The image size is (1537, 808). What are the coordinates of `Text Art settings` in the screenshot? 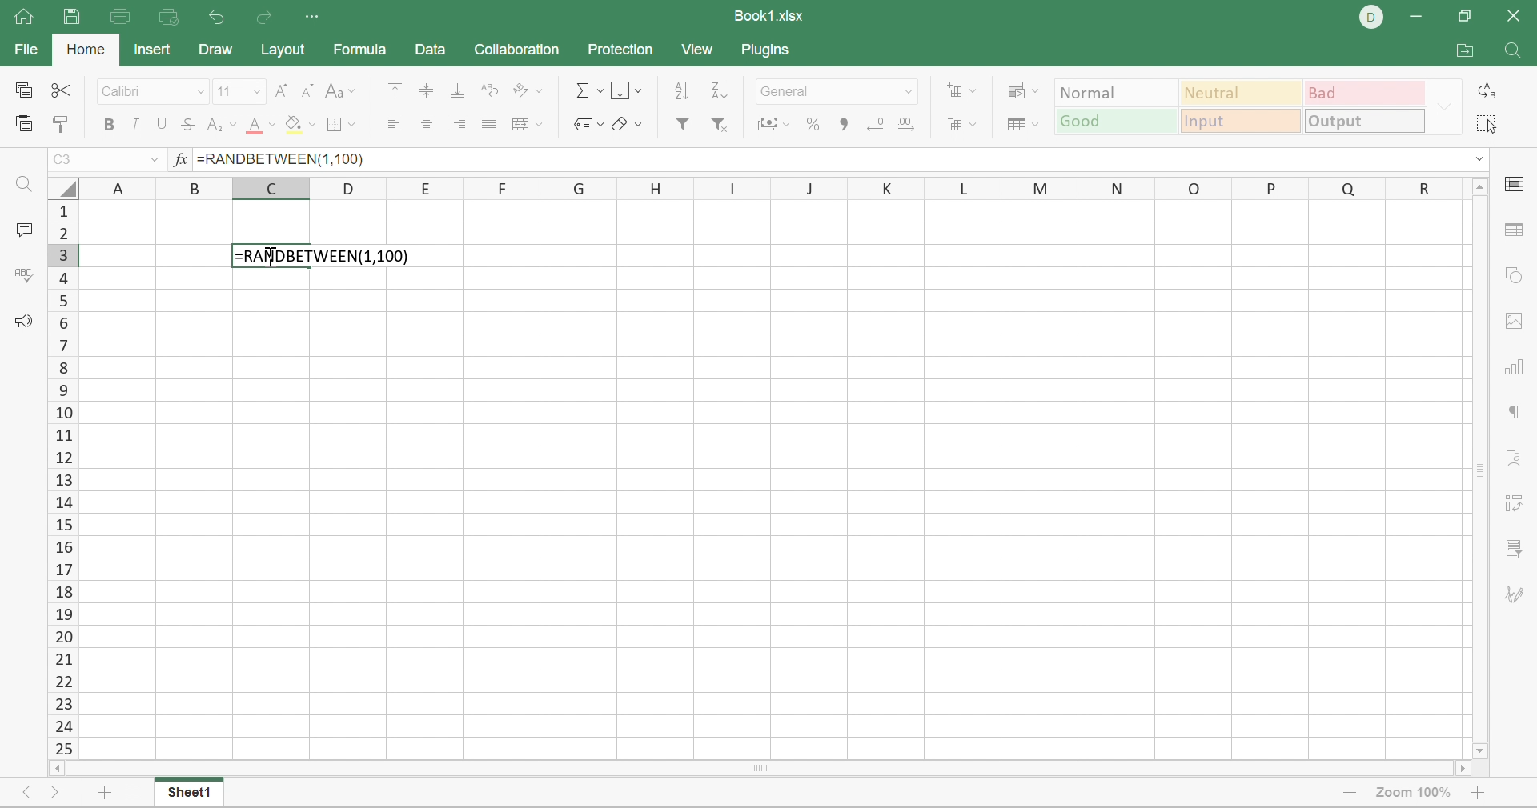 It's located at (1516, 458).